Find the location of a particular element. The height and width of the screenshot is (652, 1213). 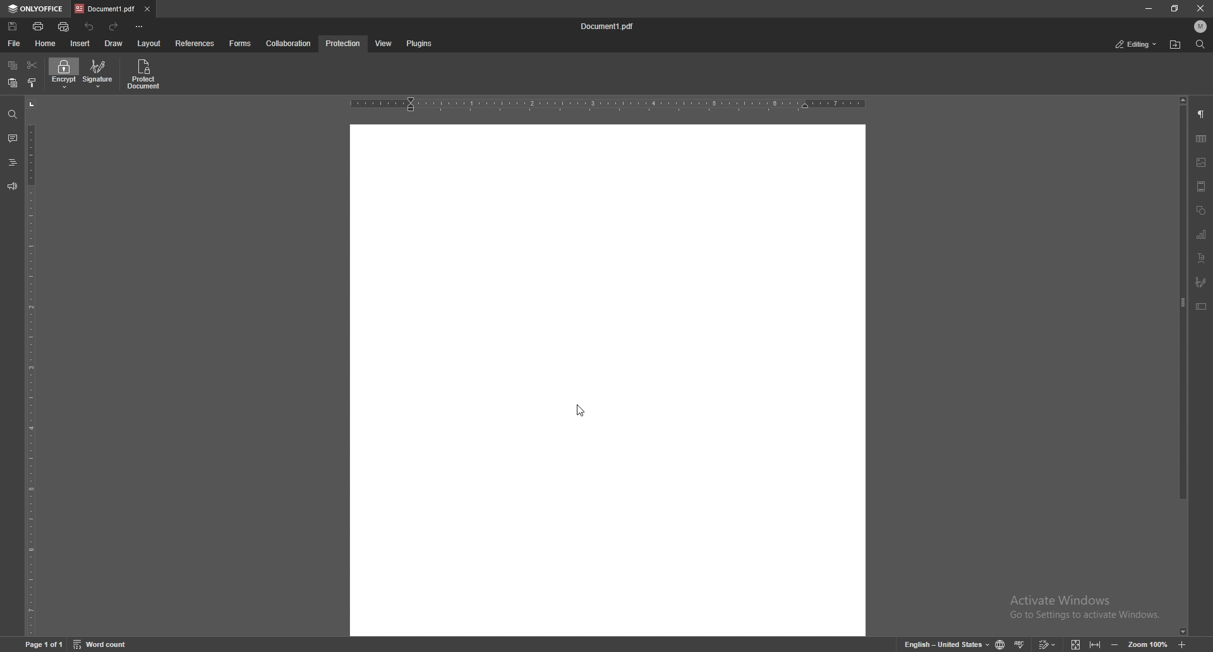

encrypt is located at coordinates (64, 74).